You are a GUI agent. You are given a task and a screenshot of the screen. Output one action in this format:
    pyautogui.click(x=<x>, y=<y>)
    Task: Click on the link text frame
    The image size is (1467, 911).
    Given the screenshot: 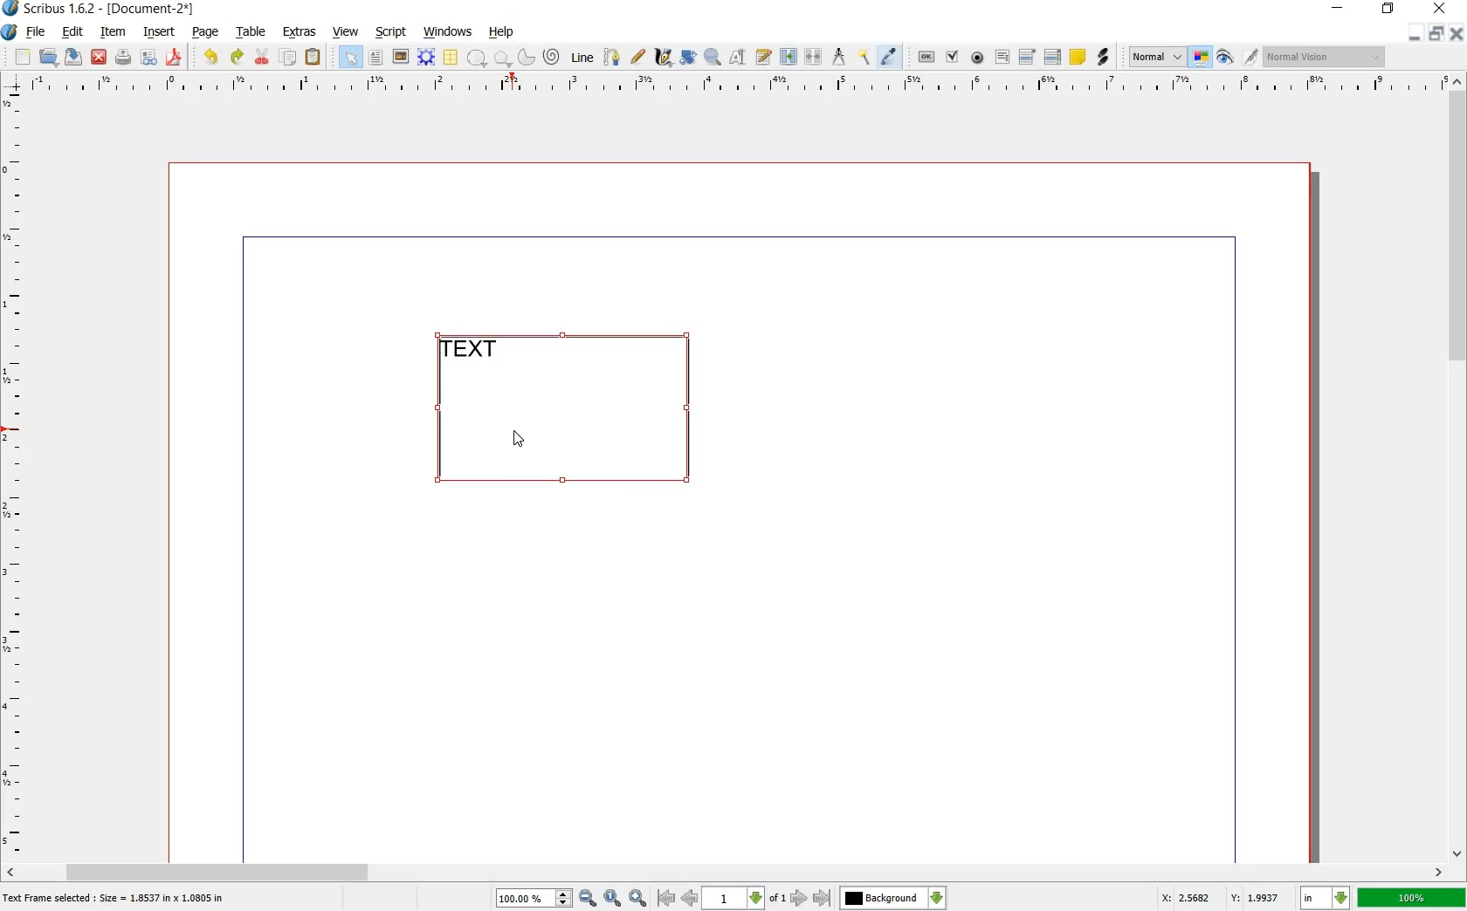 What is the action you would take?
    pyautogui.click(x=788, y=58)
    